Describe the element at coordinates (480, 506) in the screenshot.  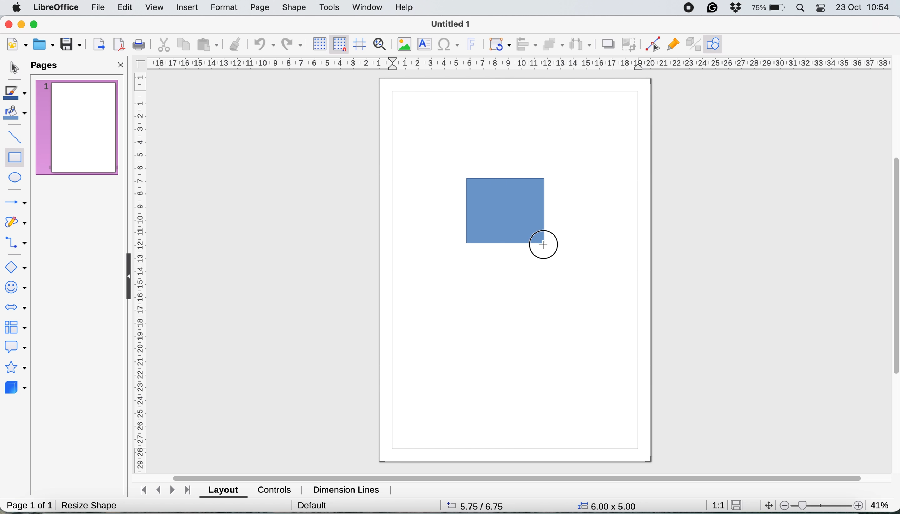
I see `5.75/6.75` at that location.